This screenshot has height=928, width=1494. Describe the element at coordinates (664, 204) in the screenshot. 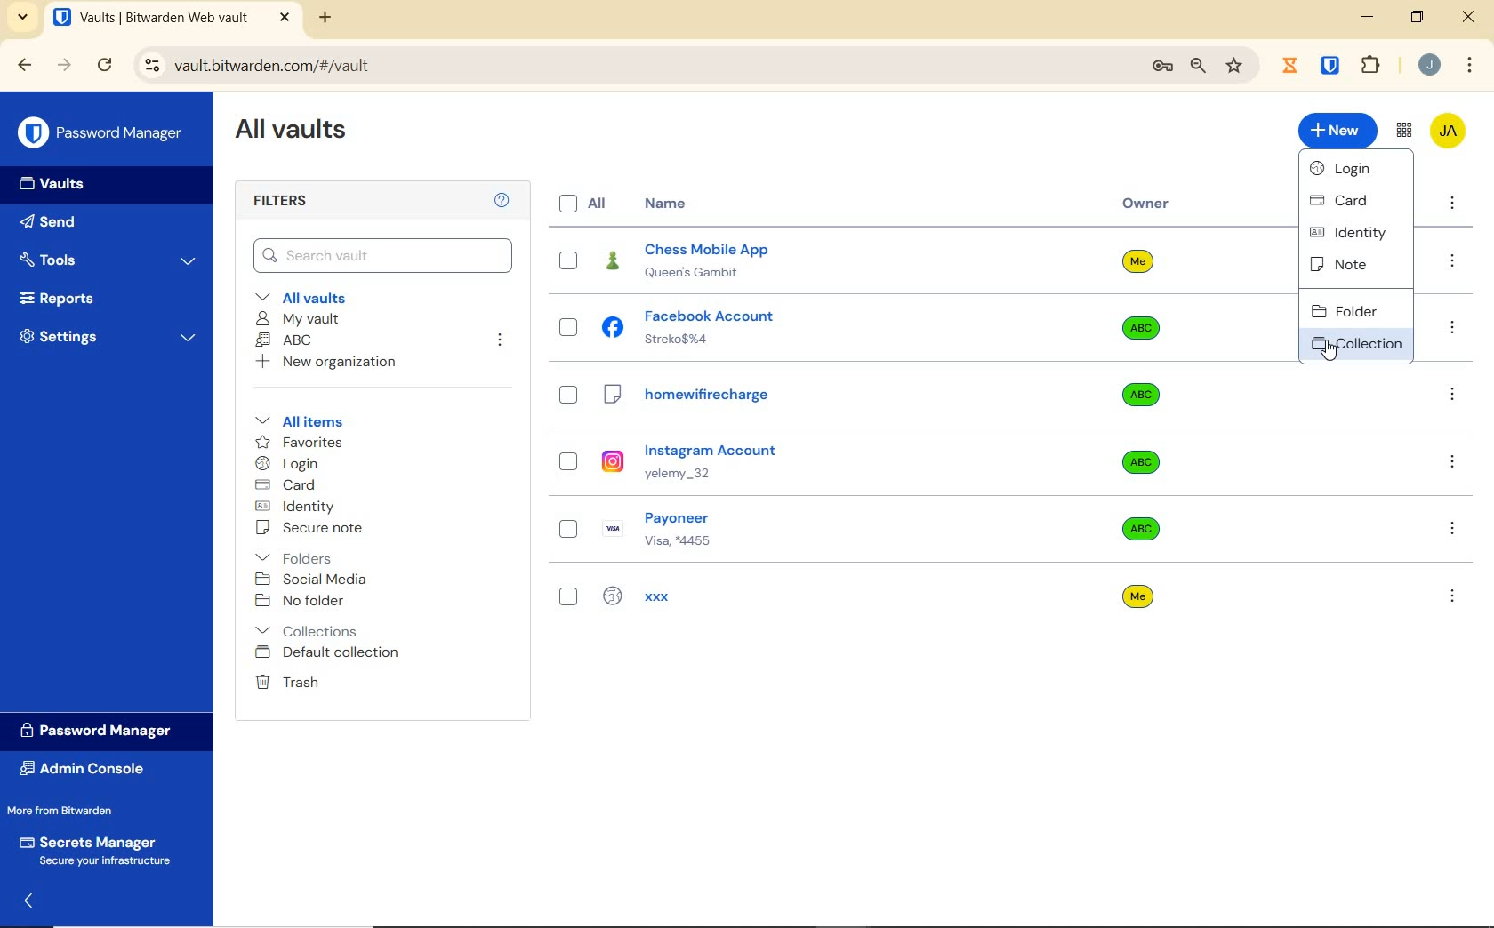

I see `Name` at that location.